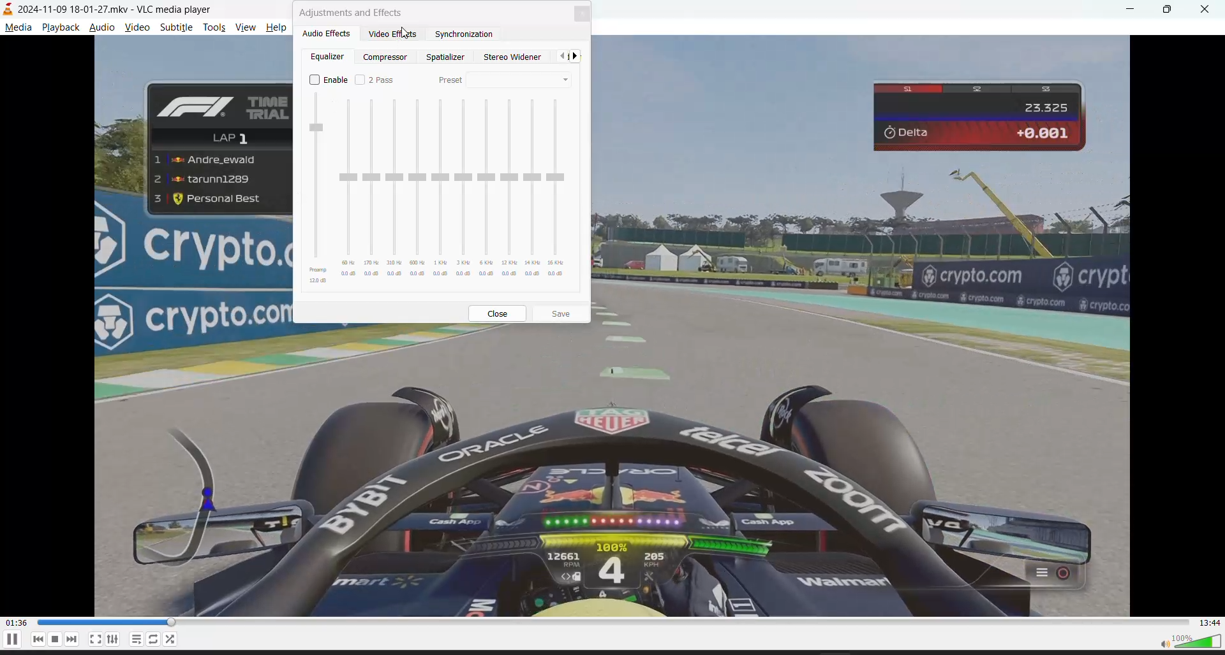 The image size is (1225, 655). What do you see at coordinates (1186, 643) in the screenshot?
I see `volume` at bounding box center [1186, 643].